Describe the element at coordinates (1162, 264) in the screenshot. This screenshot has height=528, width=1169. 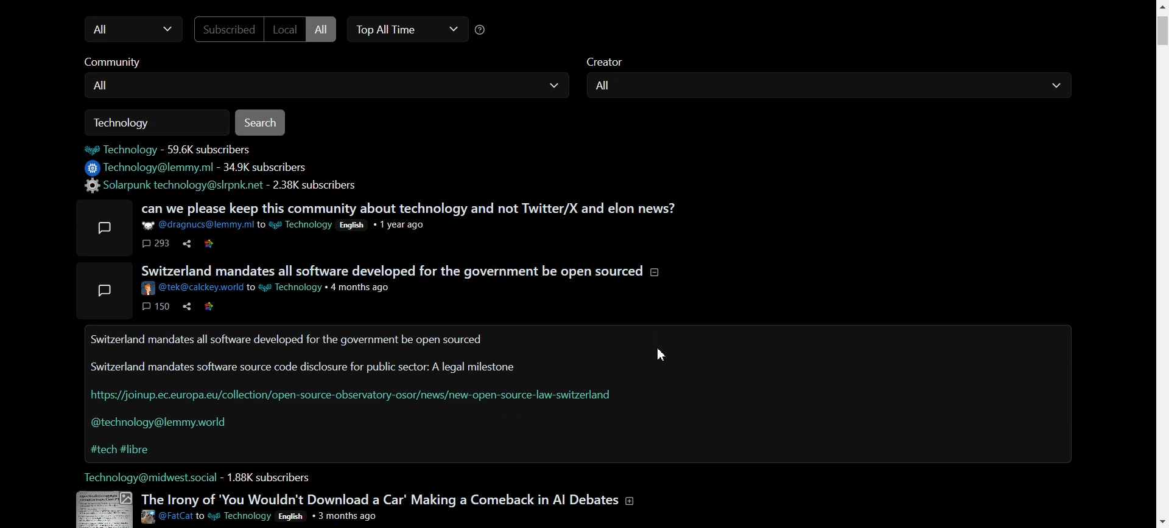
I see `Vertical Scroll bar` at that location.